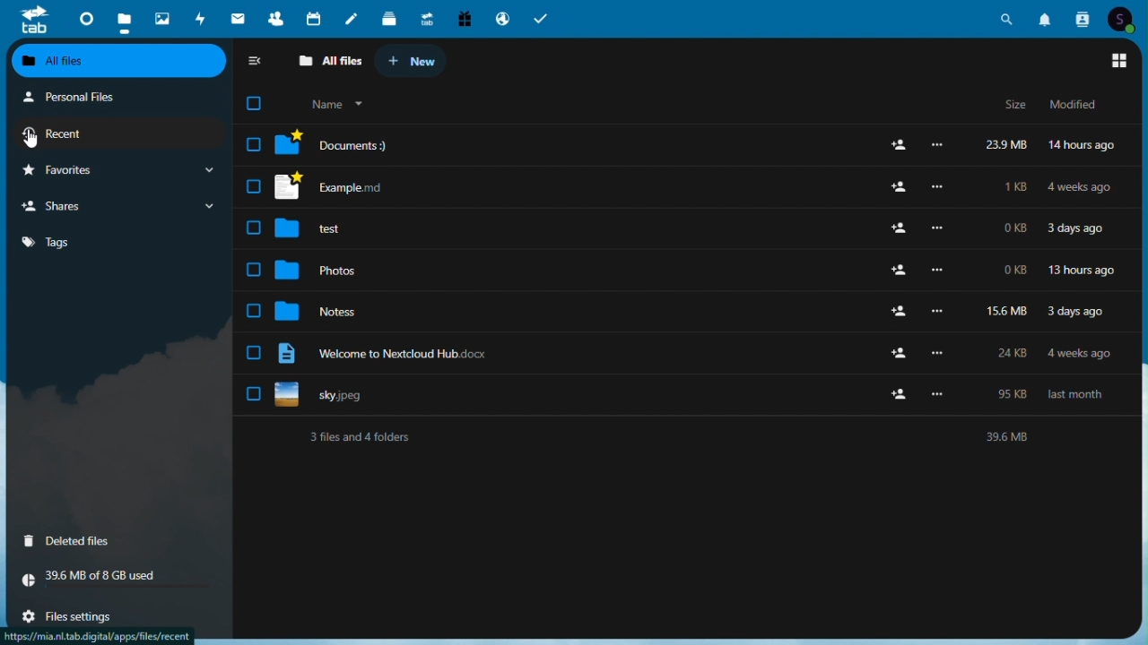 This screenshot has width=1148, height=645. What do you see at coordinates (388, 18) in the screenshot?
I see `deck` at bounding box center [388, 18].